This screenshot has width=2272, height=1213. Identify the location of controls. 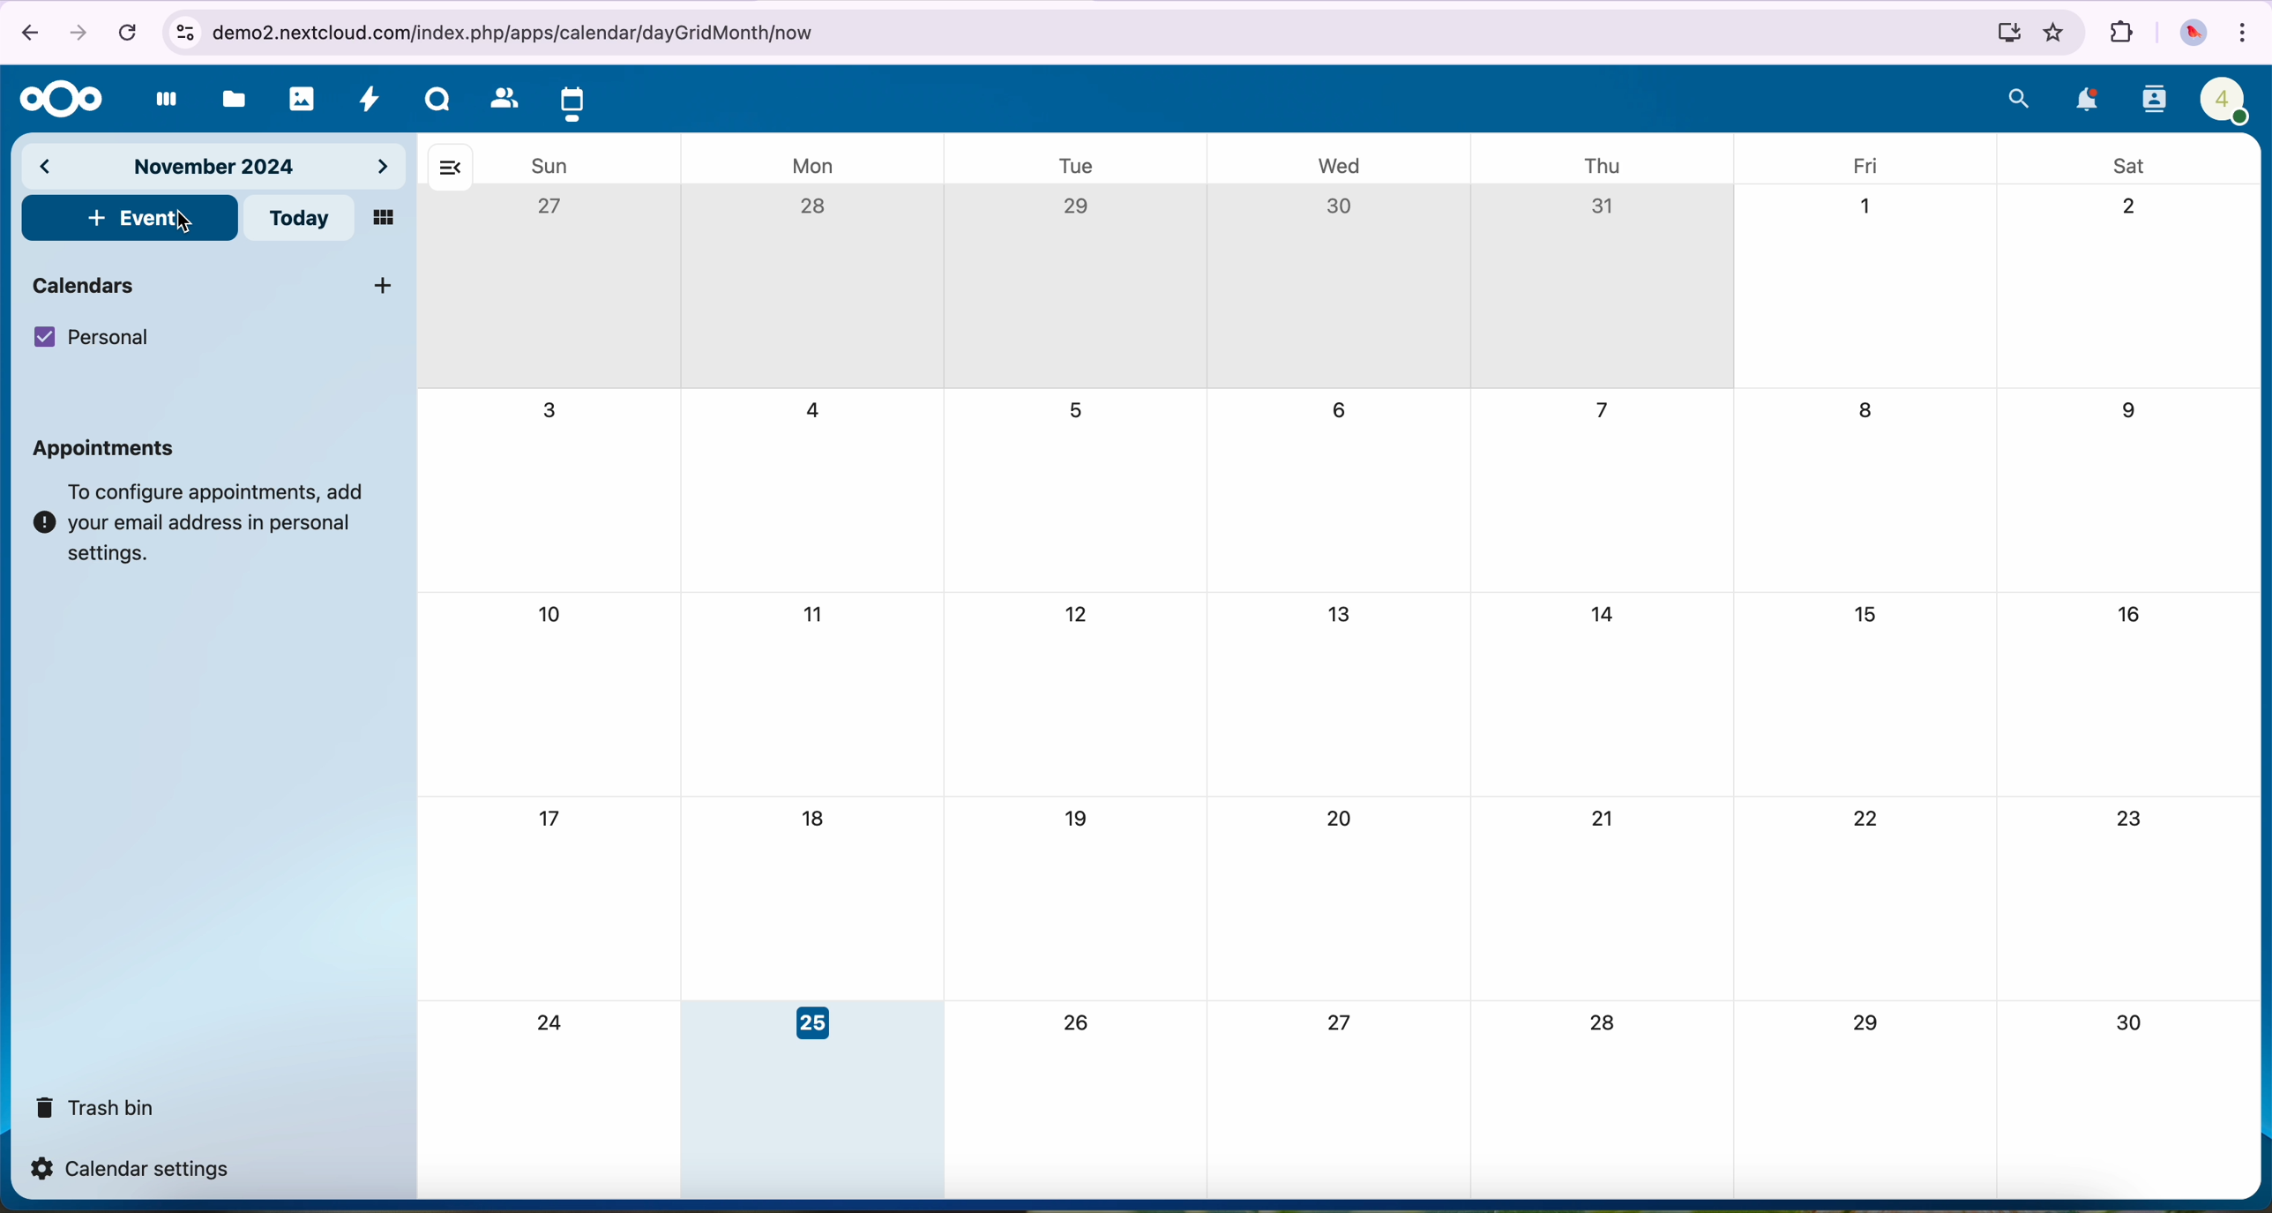
(183, 33).